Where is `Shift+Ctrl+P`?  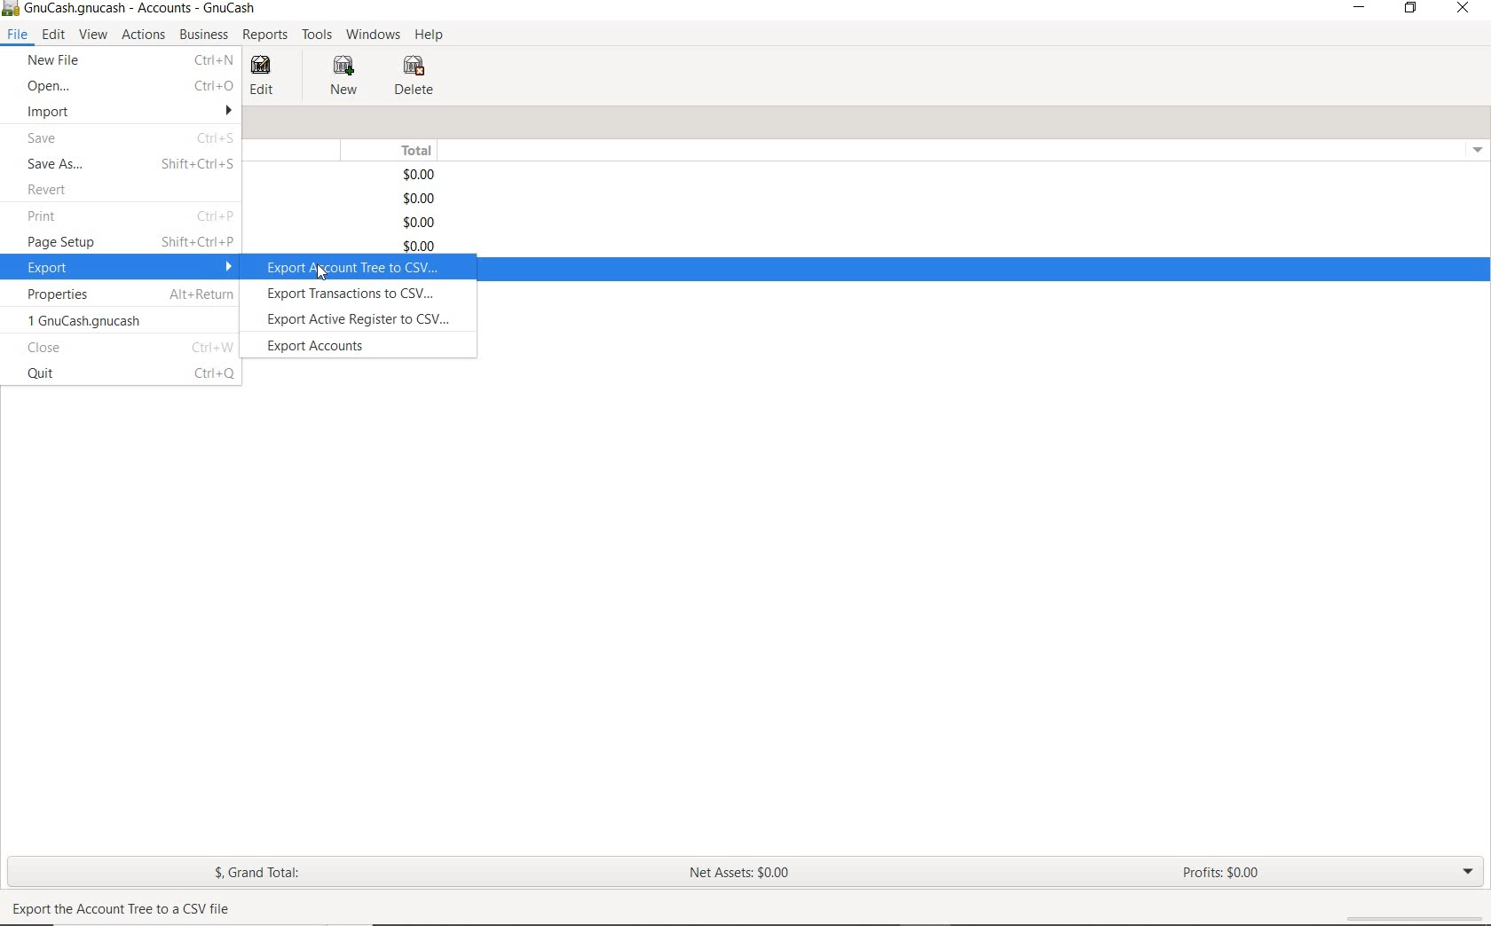 Shift+Ctrl+P is located at coordinates (200, 243).